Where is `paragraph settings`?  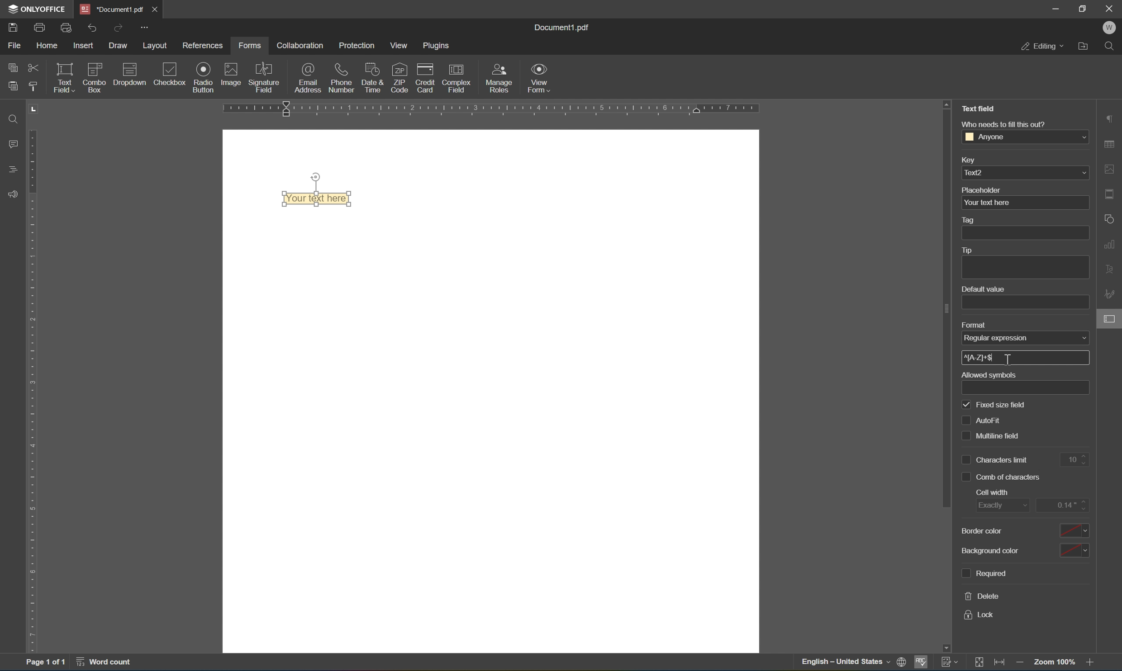 paragraph settings is located at coordinates (1110, 117).